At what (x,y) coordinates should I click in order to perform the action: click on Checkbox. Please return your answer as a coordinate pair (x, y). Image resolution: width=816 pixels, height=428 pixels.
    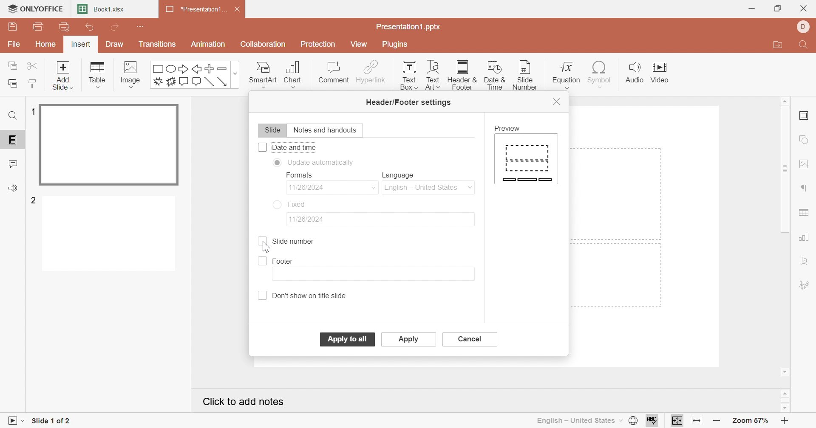
    Looking at the image, I should click on (261, 242).